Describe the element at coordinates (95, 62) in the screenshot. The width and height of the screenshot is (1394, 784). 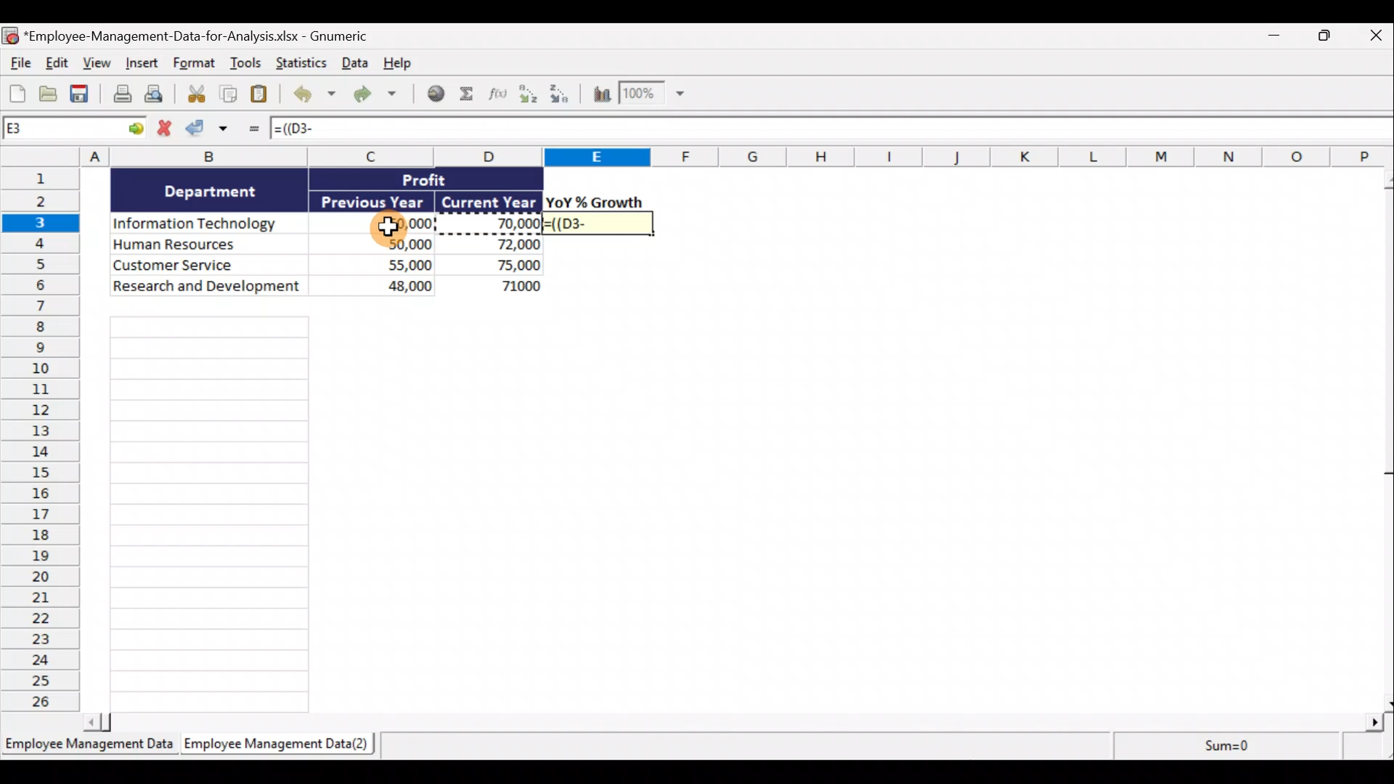
I see `View` at that location.